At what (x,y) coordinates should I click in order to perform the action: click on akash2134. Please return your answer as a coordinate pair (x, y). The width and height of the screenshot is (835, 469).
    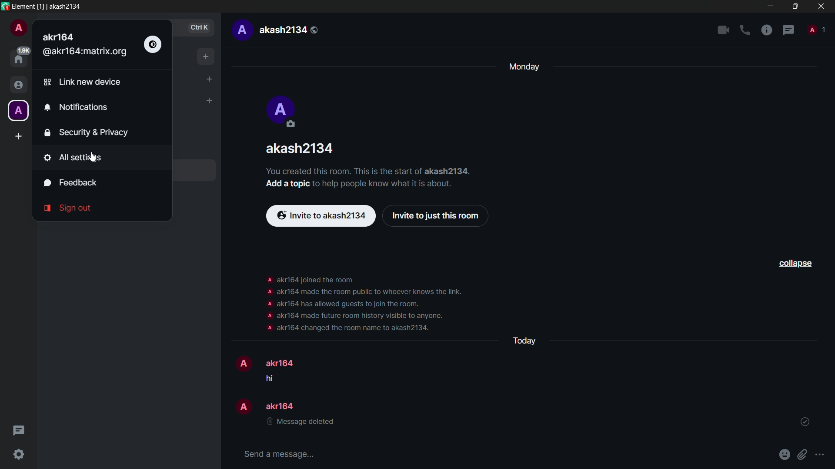
    Looking at the image, I should click on (289, 30).